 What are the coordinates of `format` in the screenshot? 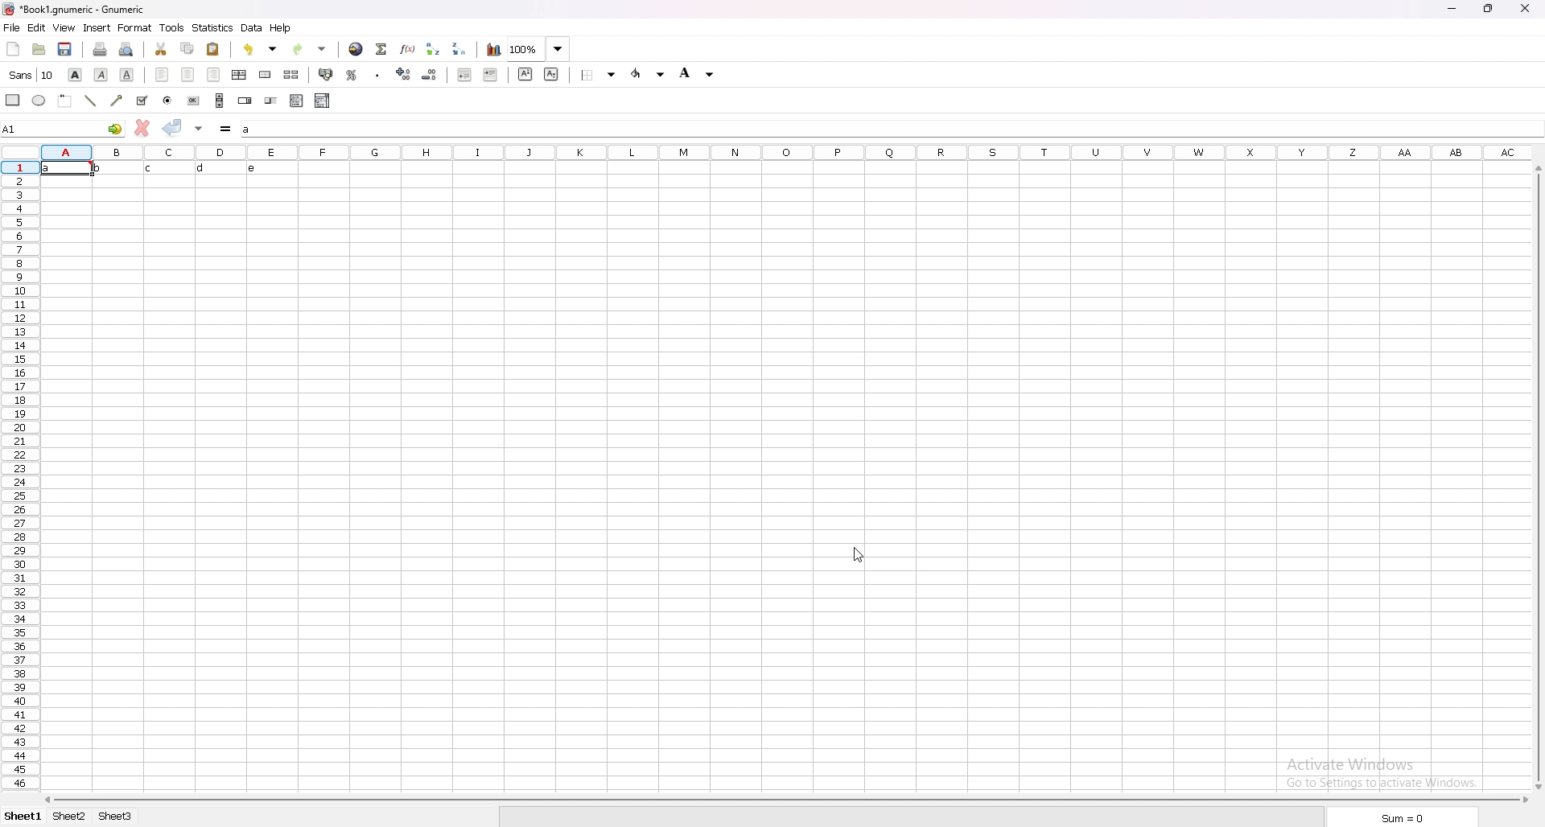 It's located at (134, 27).